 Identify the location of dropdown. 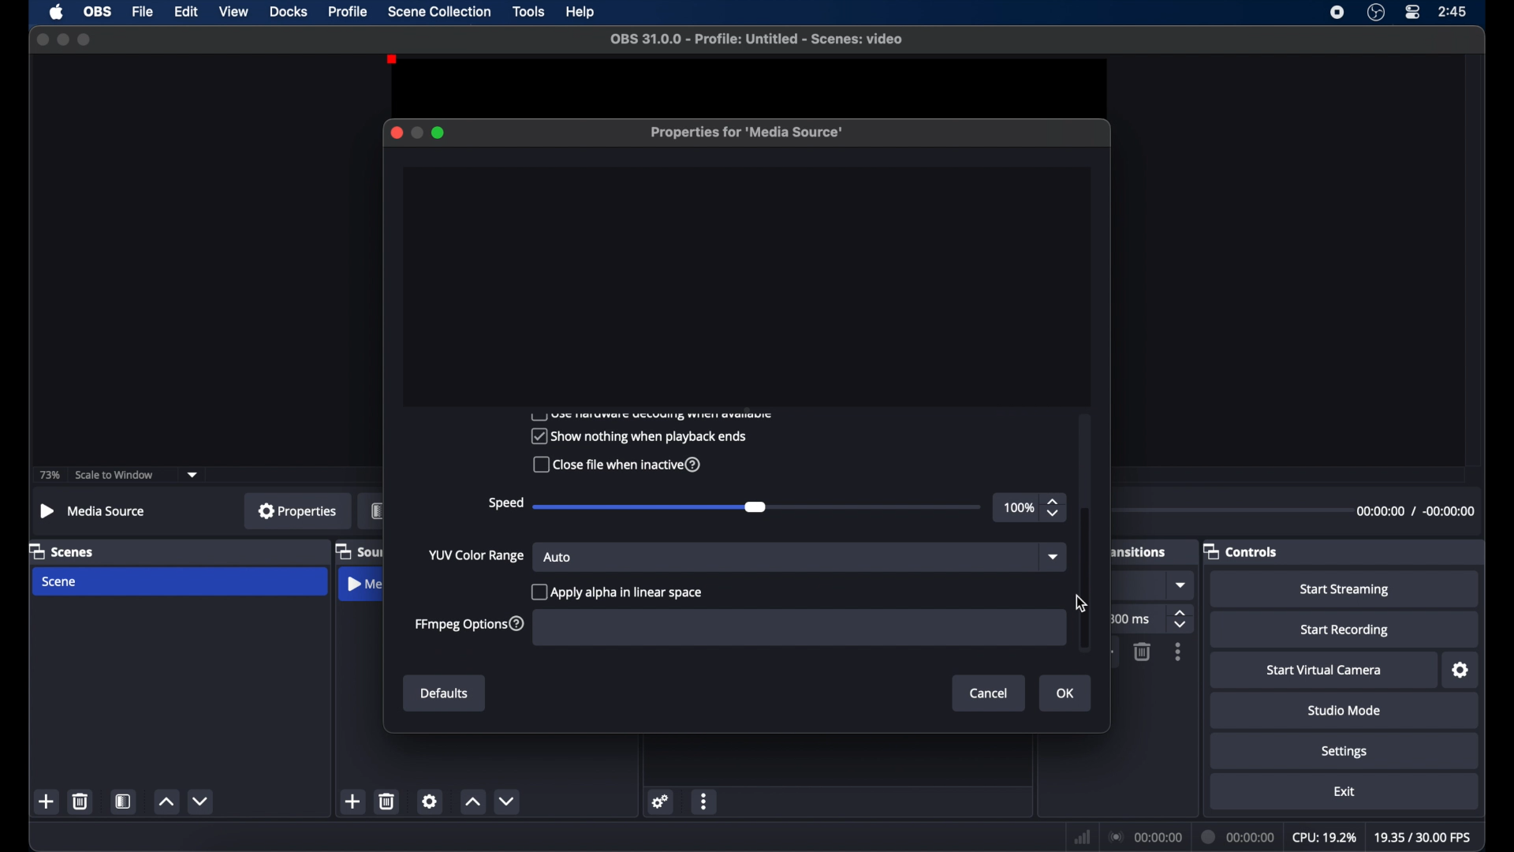
(1051, 558).